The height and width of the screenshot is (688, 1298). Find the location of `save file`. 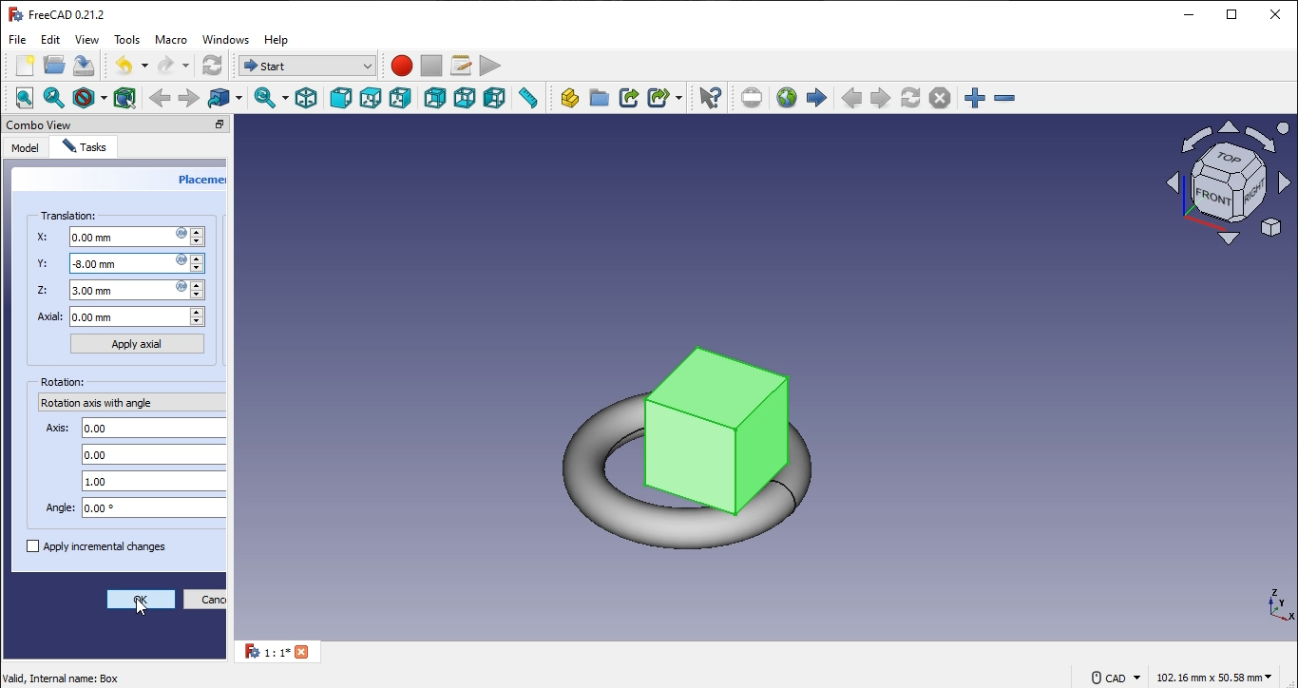

save file is located at coordinates (85, 66).